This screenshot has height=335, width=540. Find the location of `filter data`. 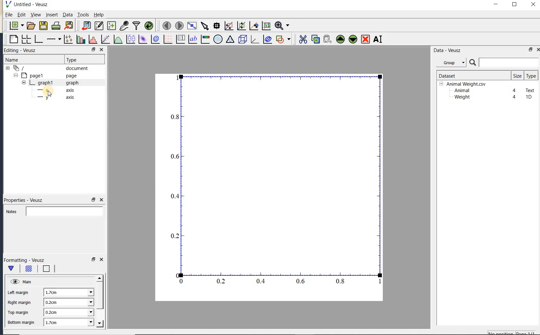

filter data is located at coordinates (137, 25).